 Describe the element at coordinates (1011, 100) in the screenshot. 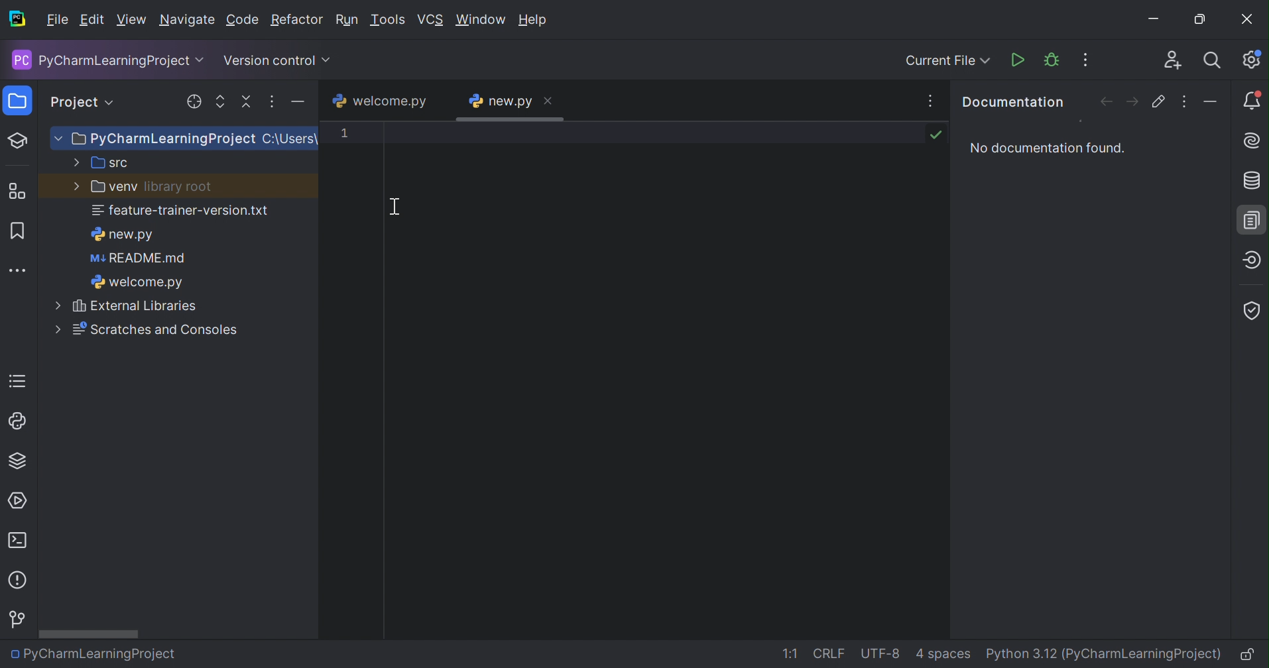

I see `Documentation` at that location.